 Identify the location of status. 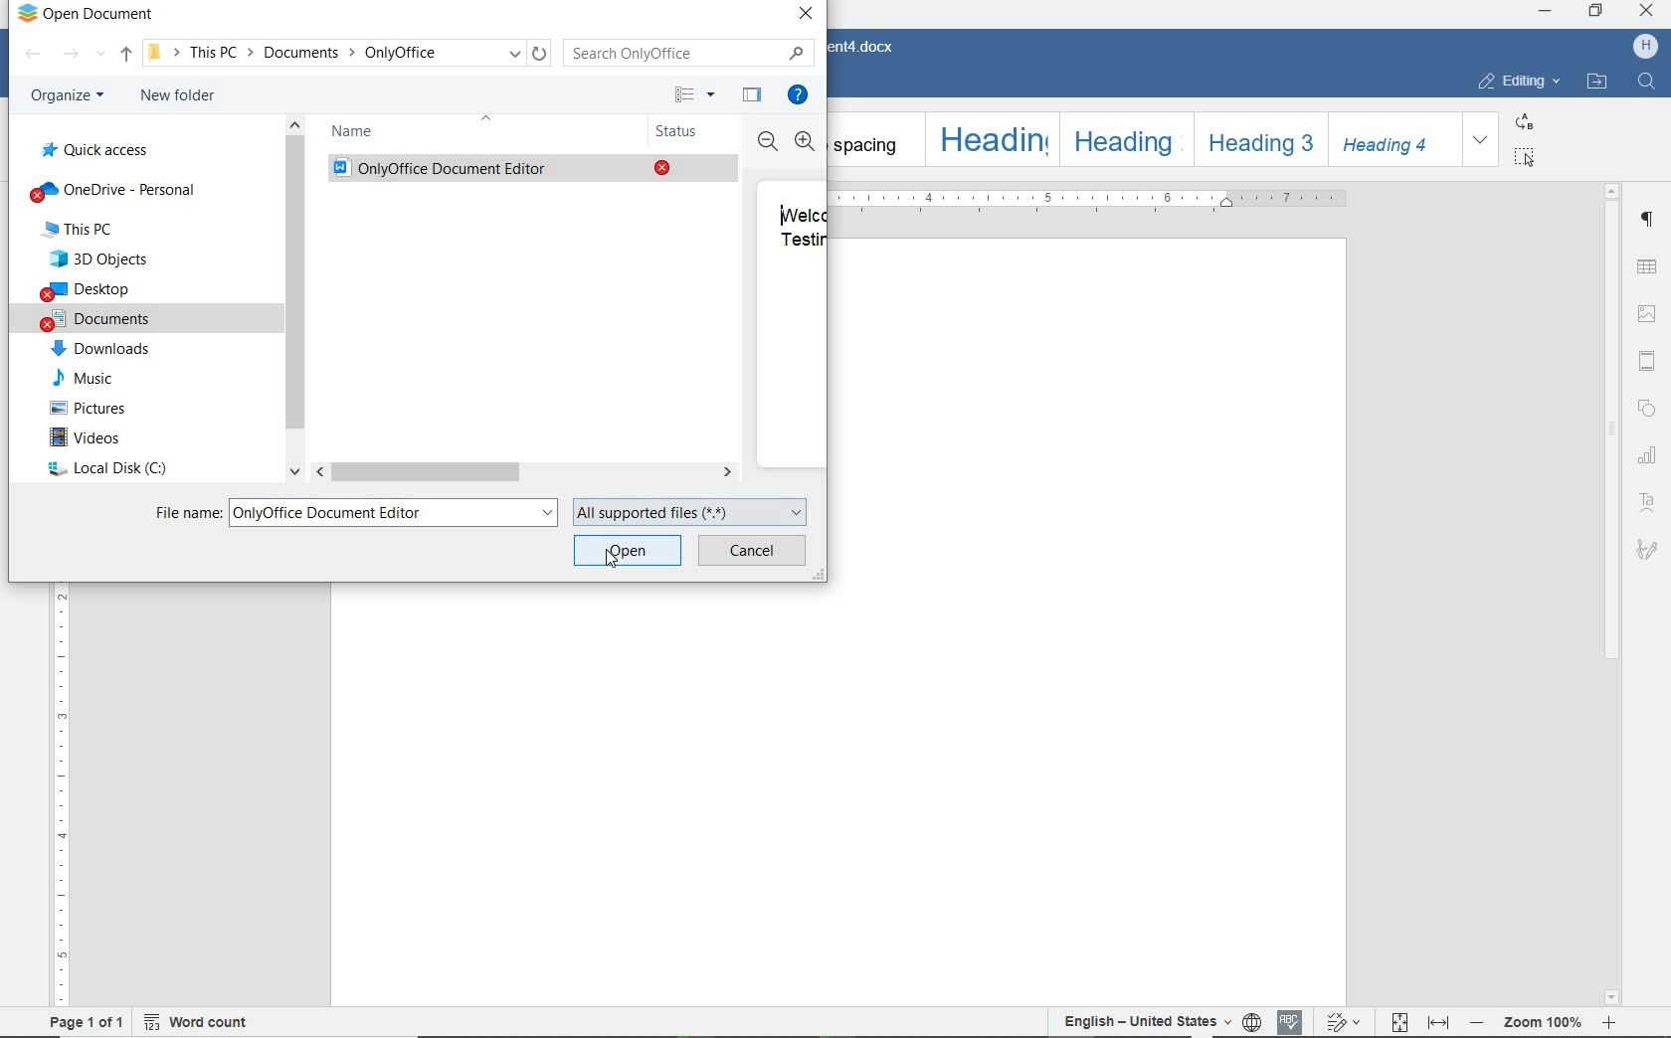
(676, 132).